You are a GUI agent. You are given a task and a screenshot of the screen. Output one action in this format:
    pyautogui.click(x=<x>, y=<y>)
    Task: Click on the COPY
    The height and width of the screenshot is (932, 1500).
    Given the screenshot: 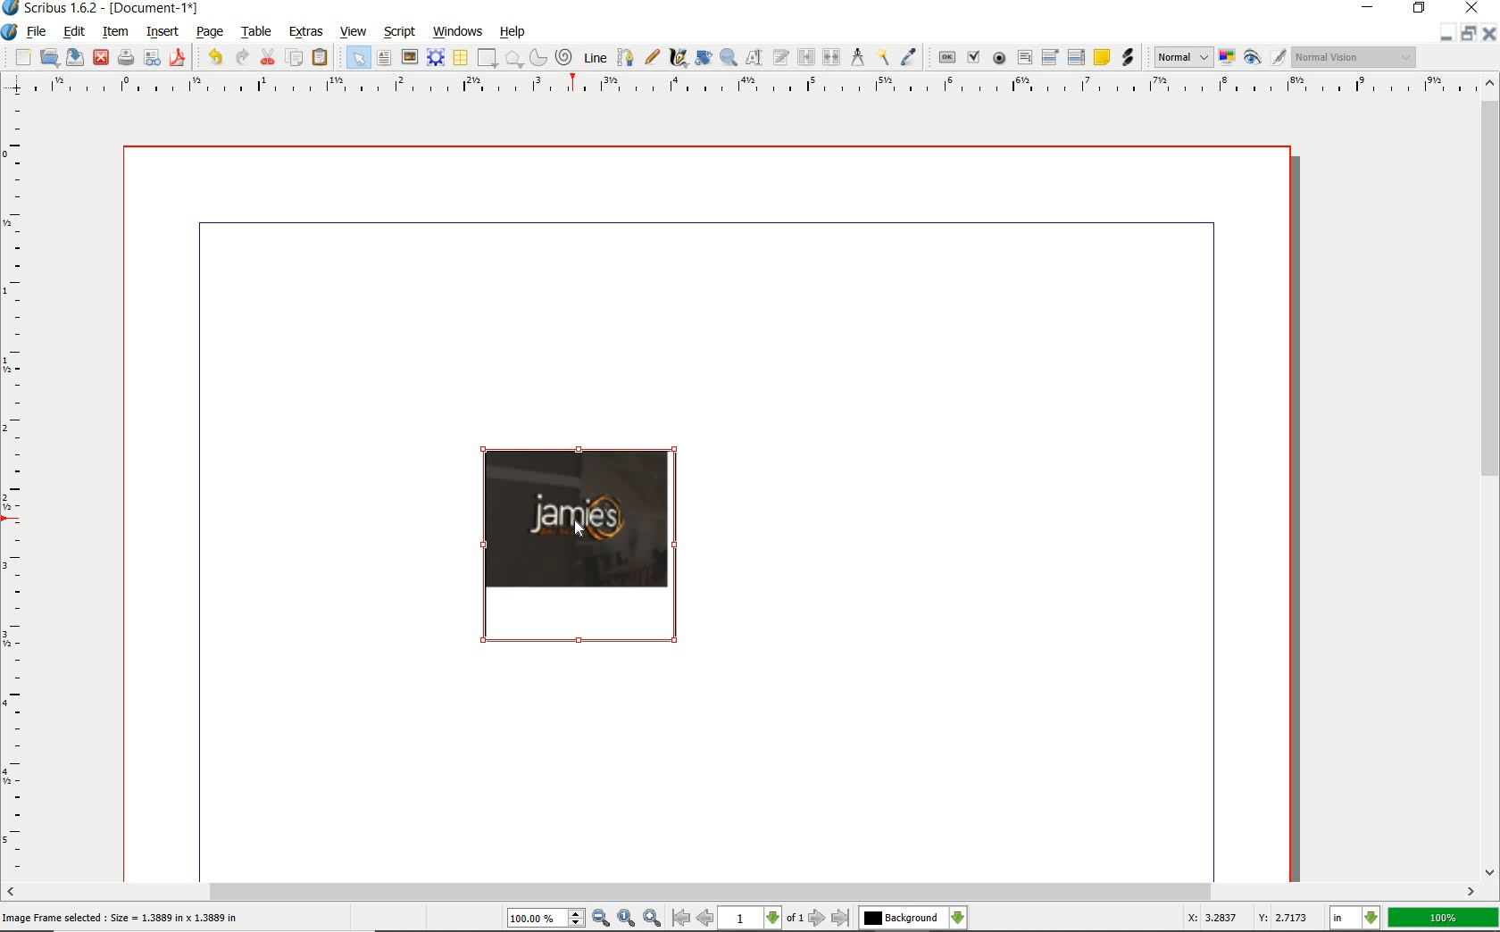 What is the action you would take?
    pyautogui.click(x=295, y=61)
    